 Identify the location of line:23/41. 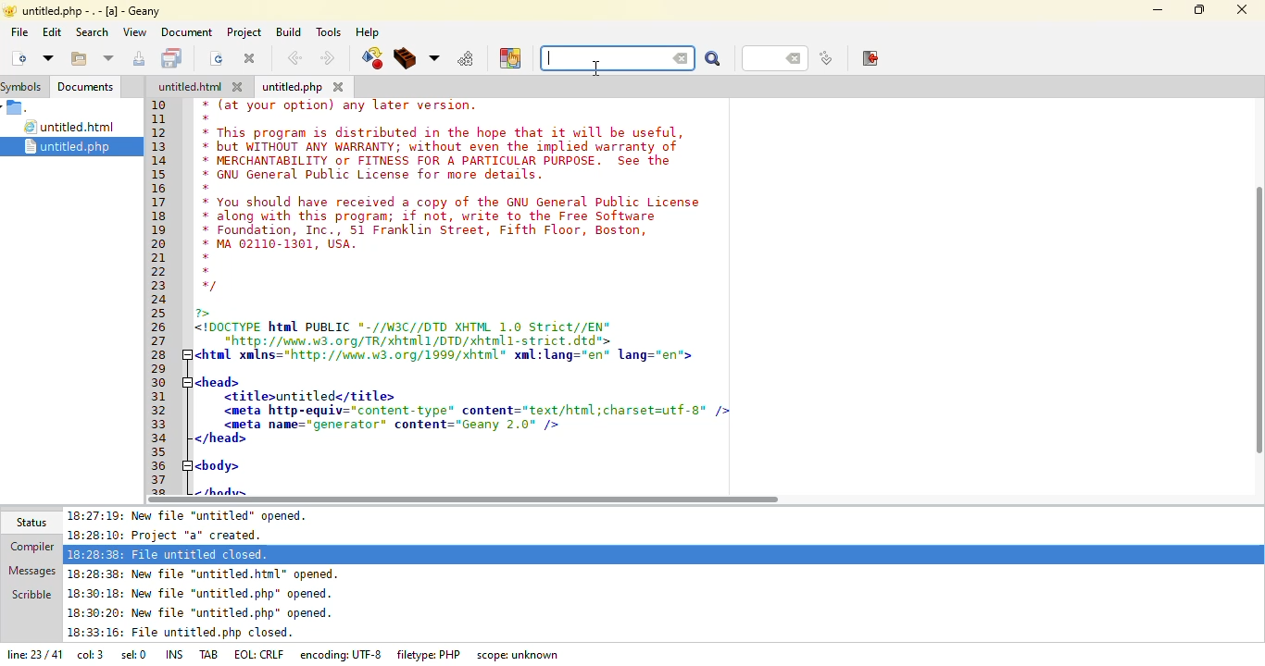
(32, 656).